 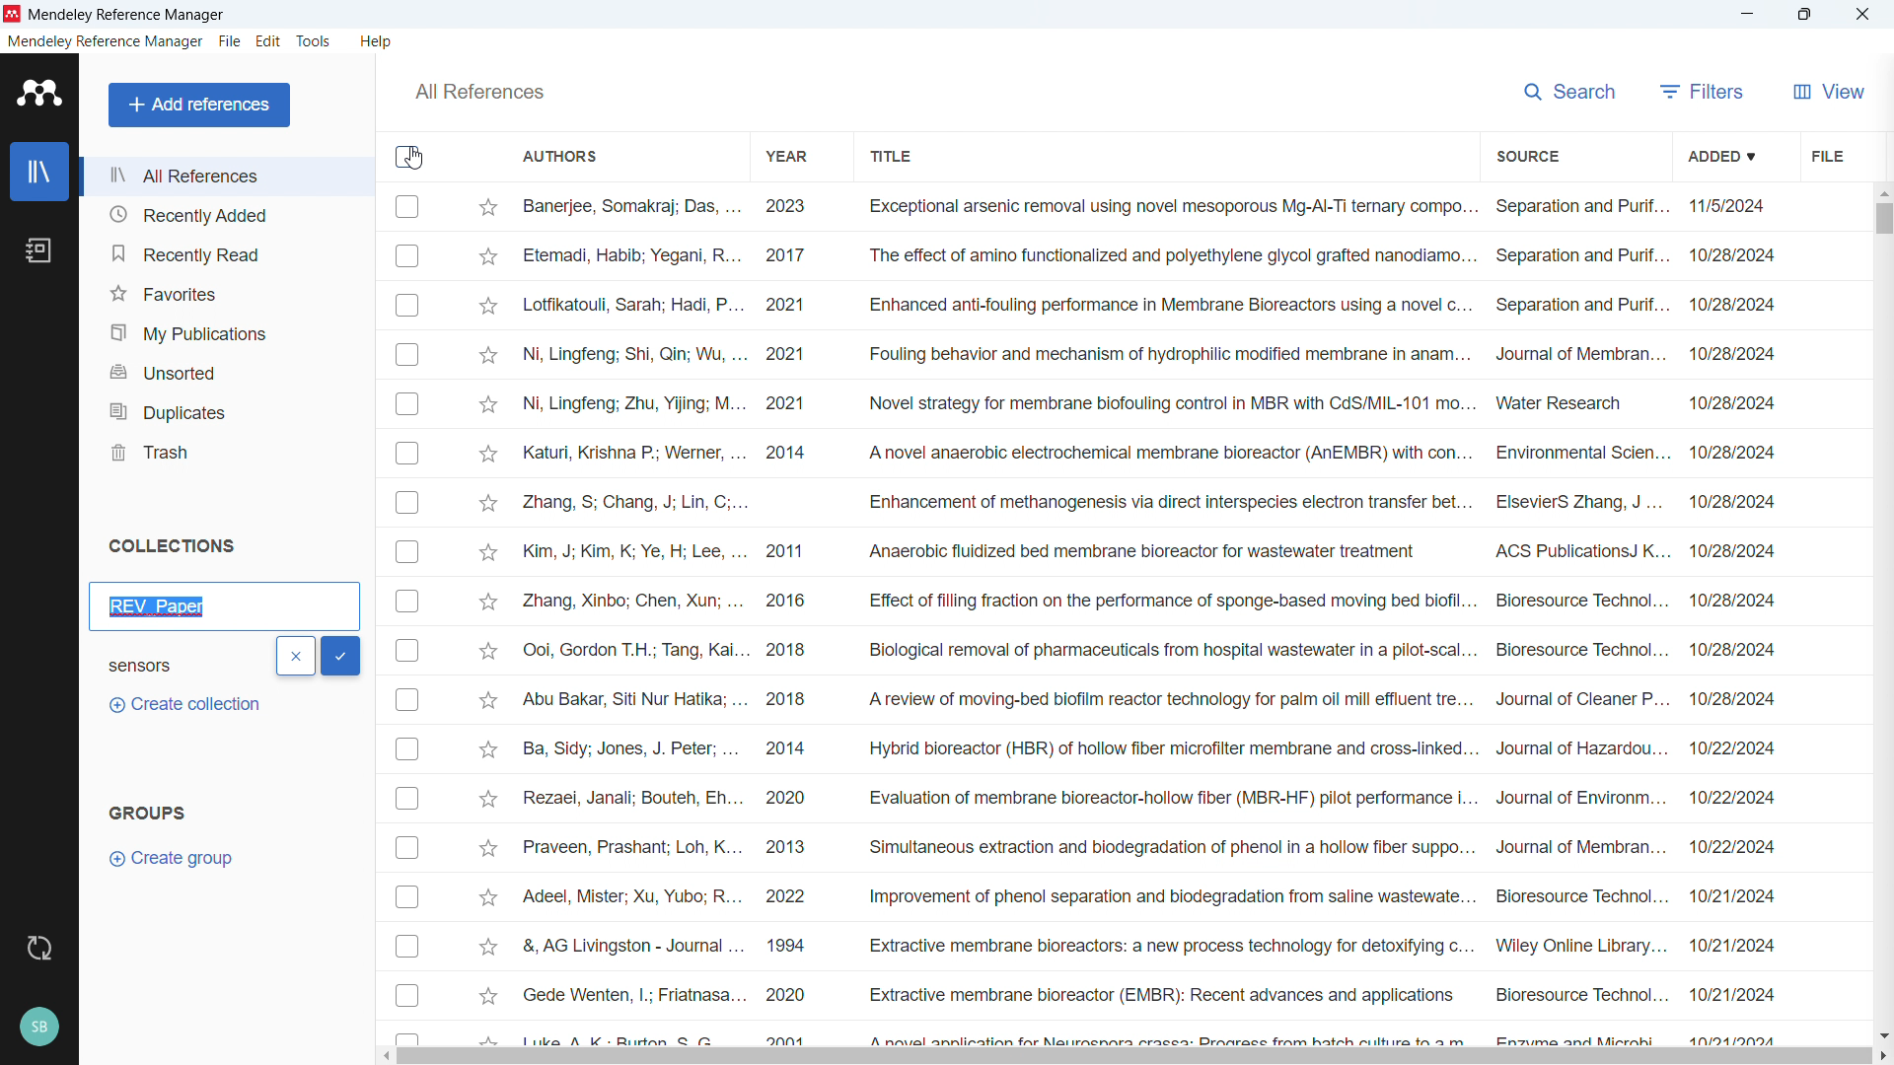 I want to click on Star mark respective publication, so click(x=488, y=504).